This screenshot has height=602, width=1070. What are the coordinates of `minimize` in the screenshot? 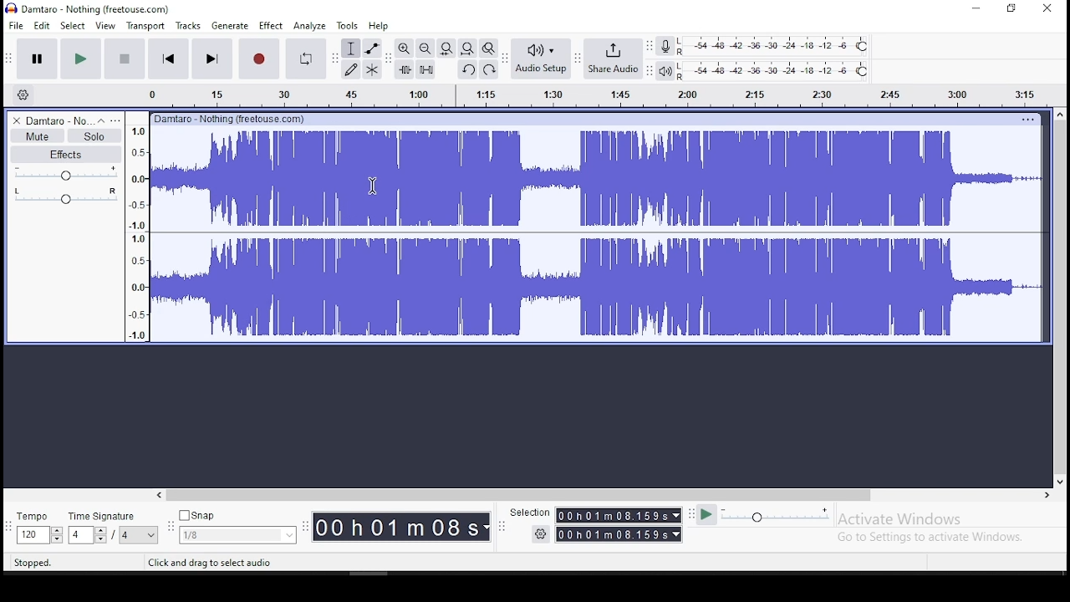 It's located at (976, 8).